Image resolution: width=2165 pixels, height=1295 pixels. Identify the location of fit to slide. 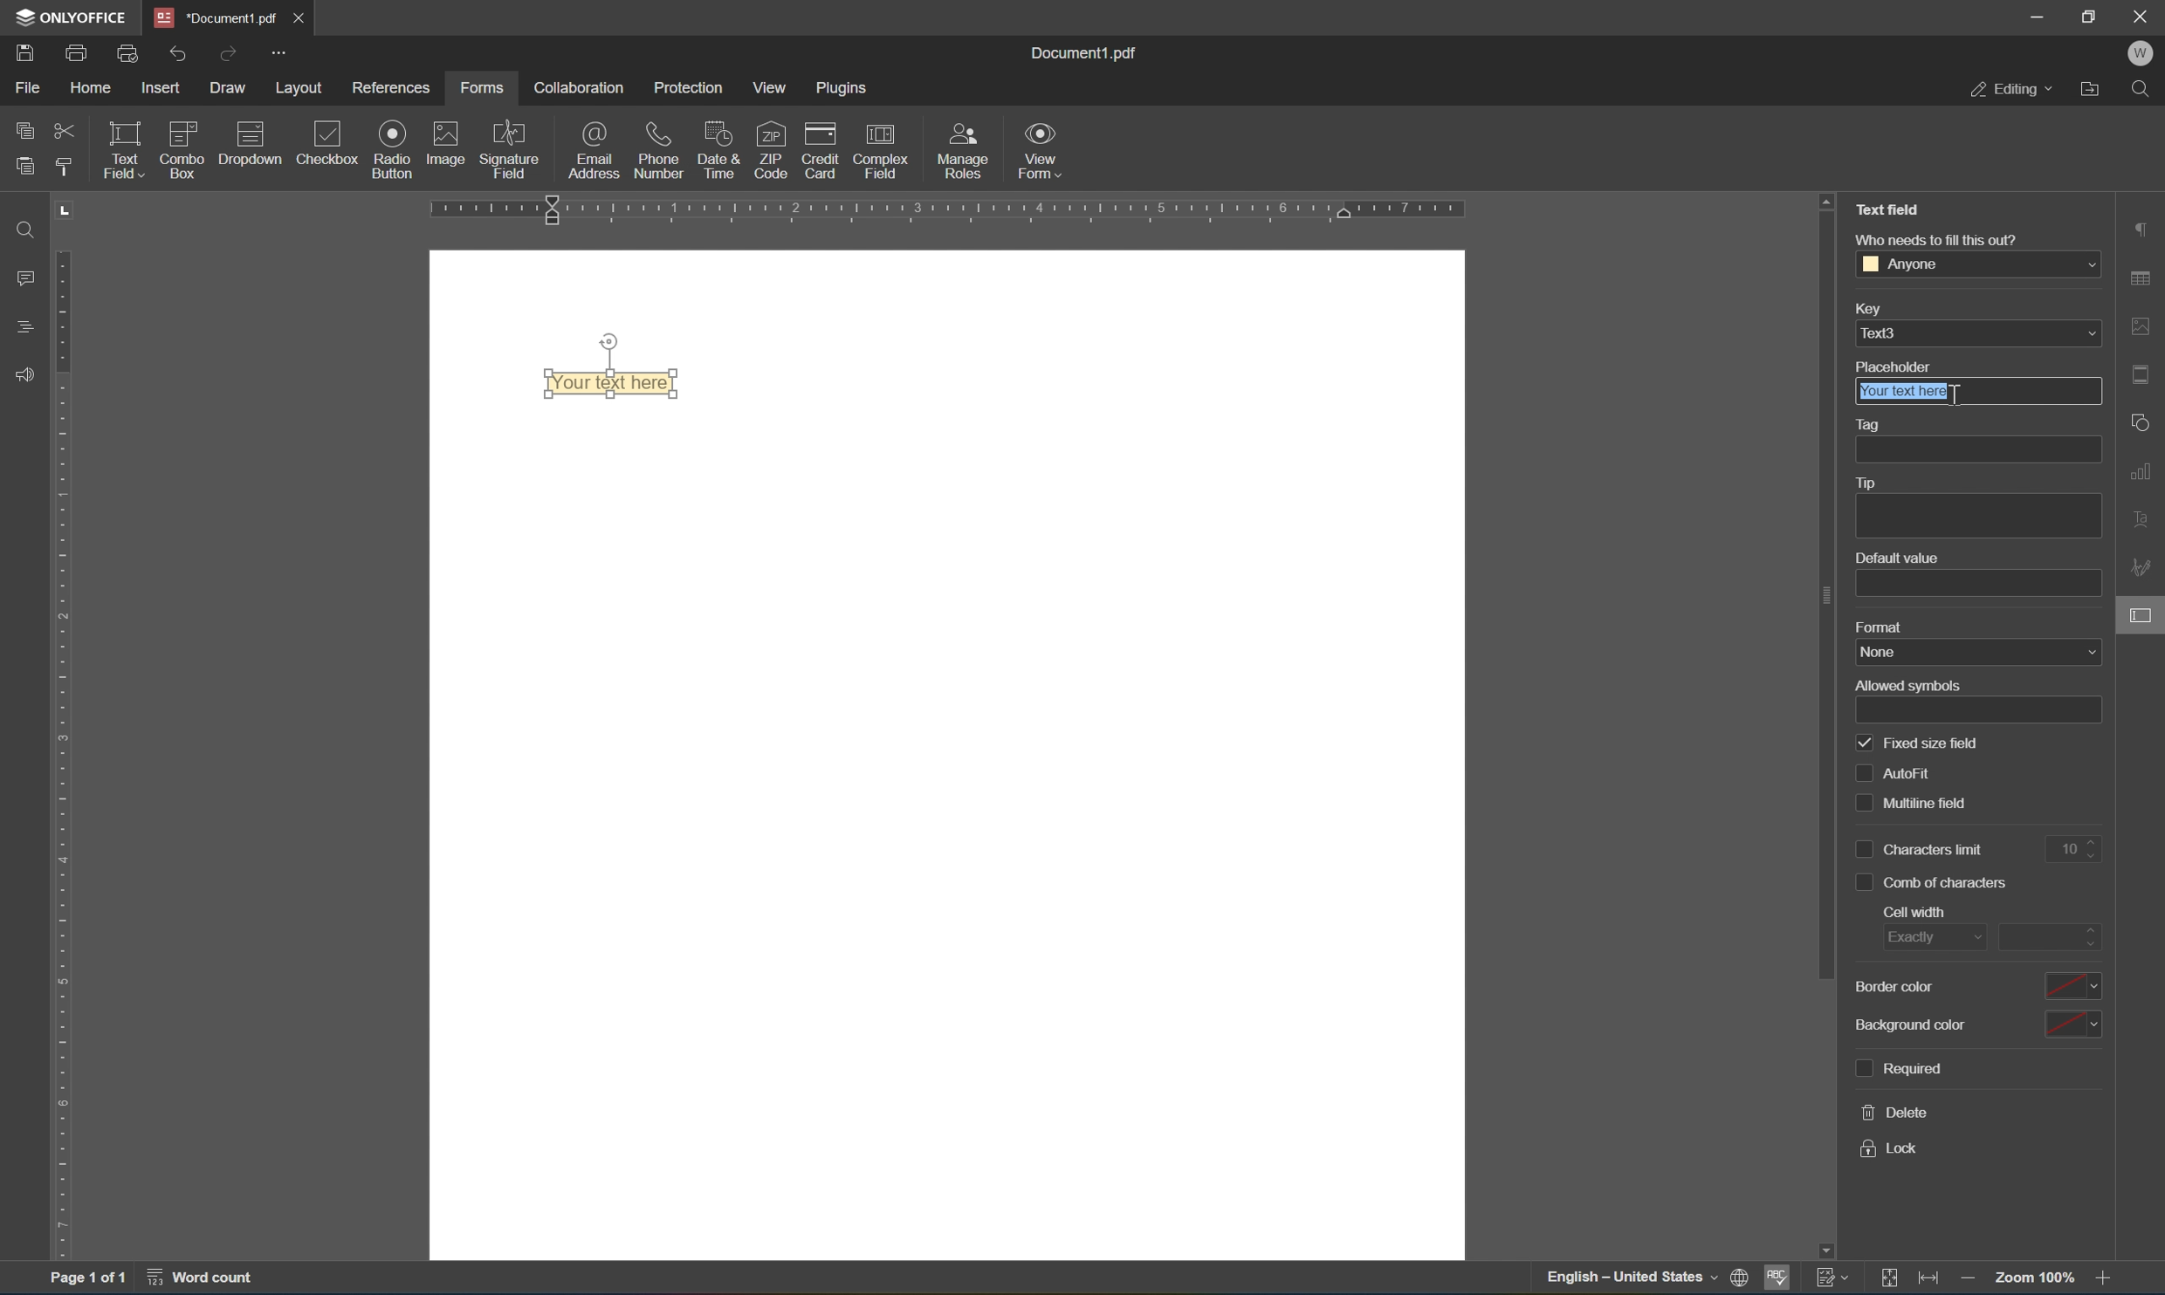
(1891, 1279).